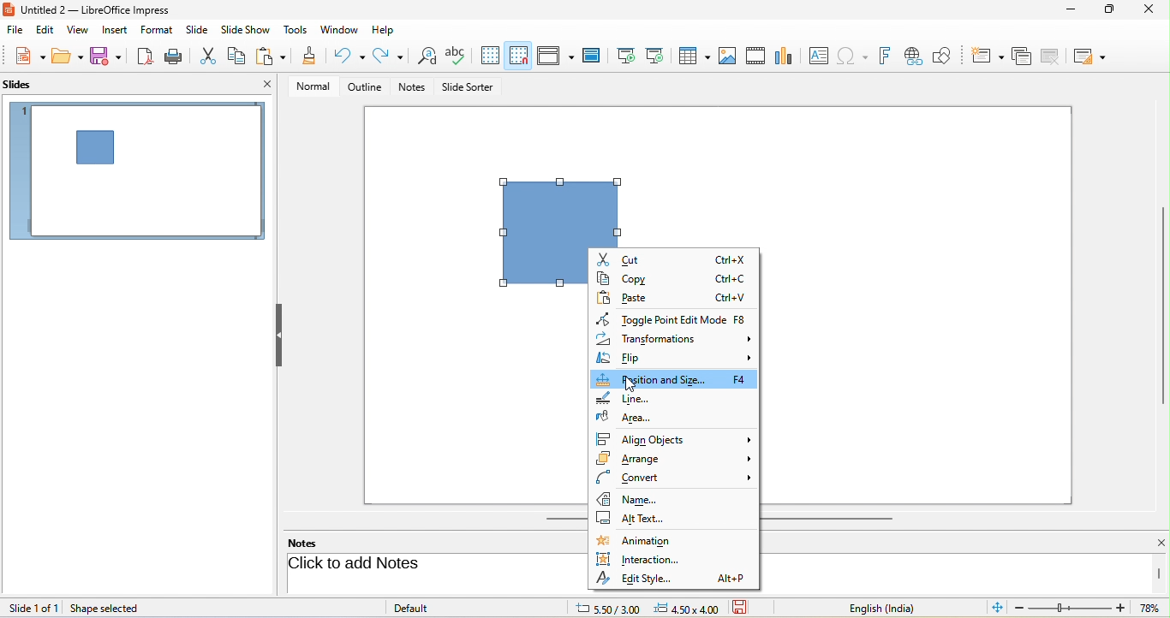 The width and height of the screenshot is (1170, 618). Describe the element at coordinates (637, 541) in the screenshot. I see `animation` at that location.